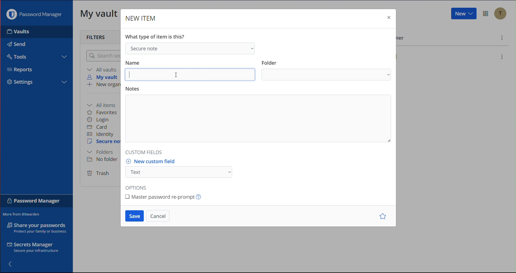 The width and height of the screenshot is (516, 273). Describe the element at coordinates (138, 186) in the screenshot. I see `Options` at that location.